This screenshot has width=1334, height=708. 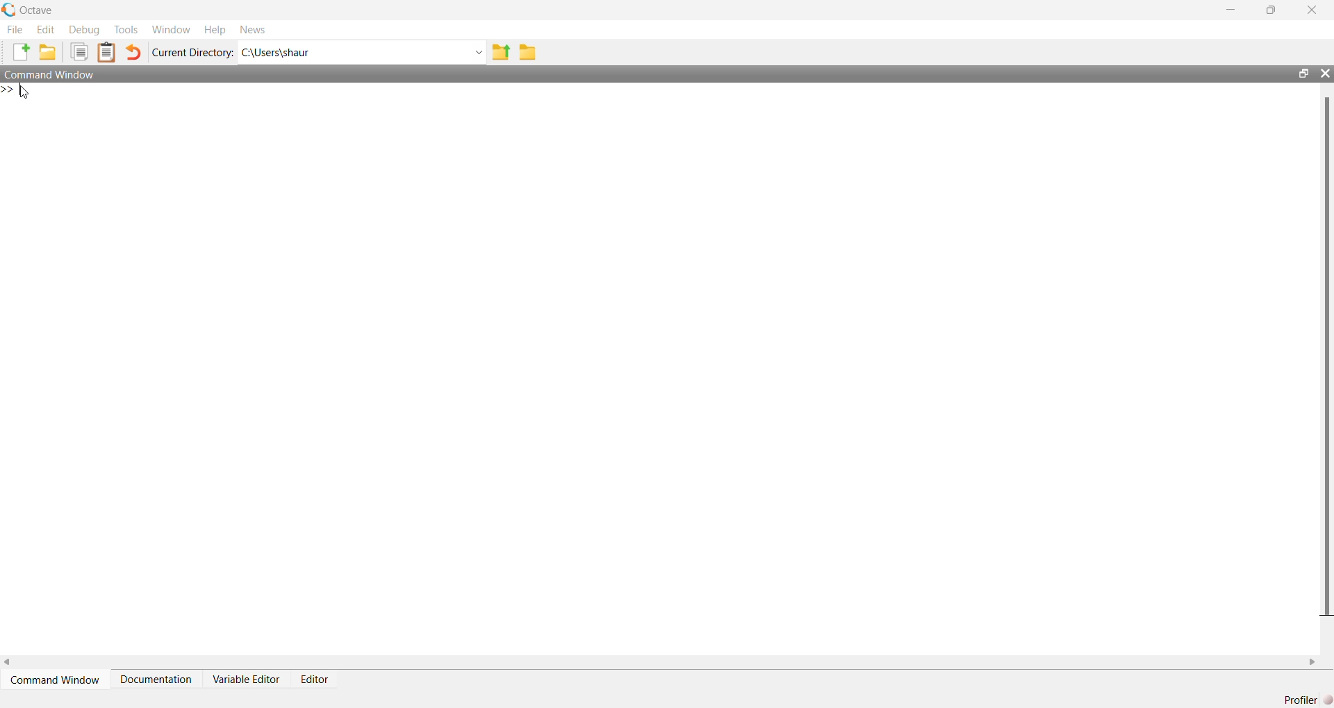 What do you see at coordinates (215, 31) in the screenshot?
I see `help` at bounding box center [215, 31].